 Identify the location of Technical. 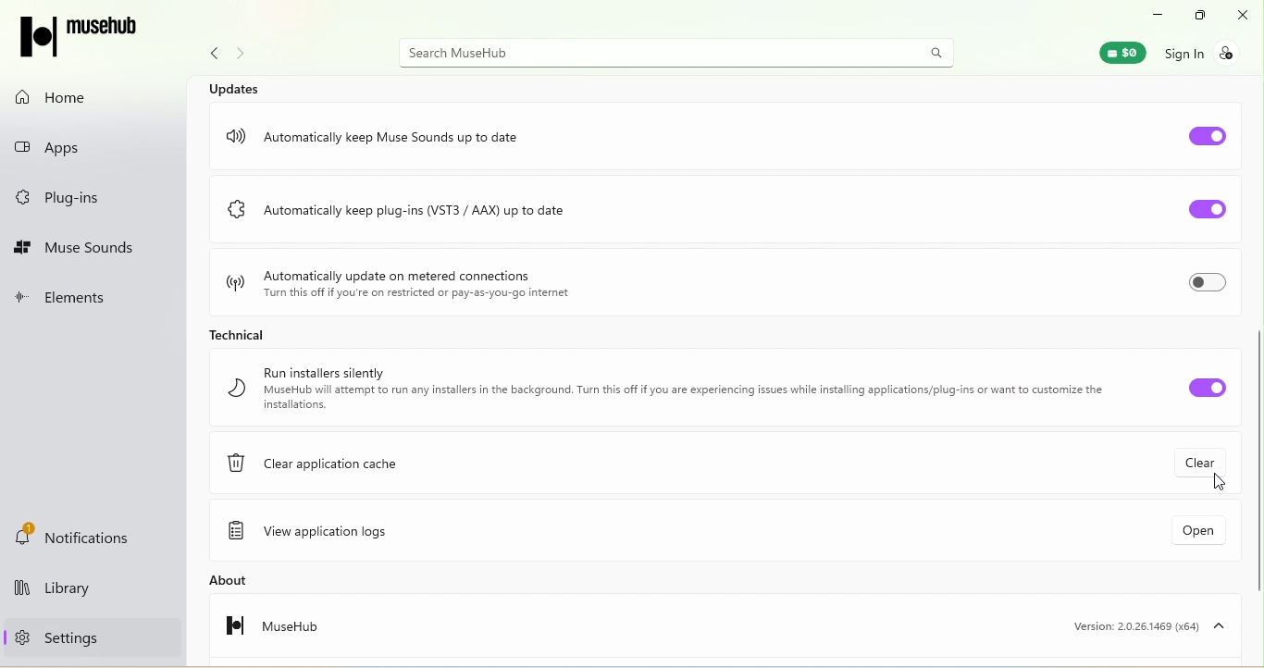
(233, 332).